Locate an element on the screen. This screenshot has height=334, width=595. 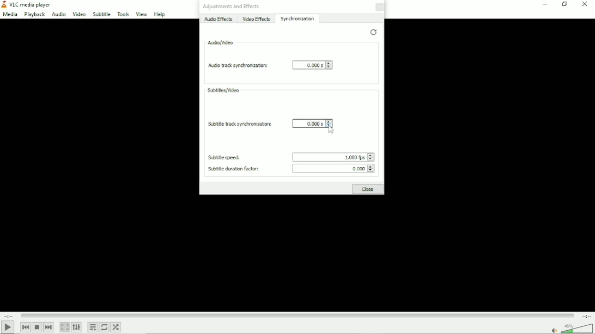
Video is located at coordinates (79, 15).